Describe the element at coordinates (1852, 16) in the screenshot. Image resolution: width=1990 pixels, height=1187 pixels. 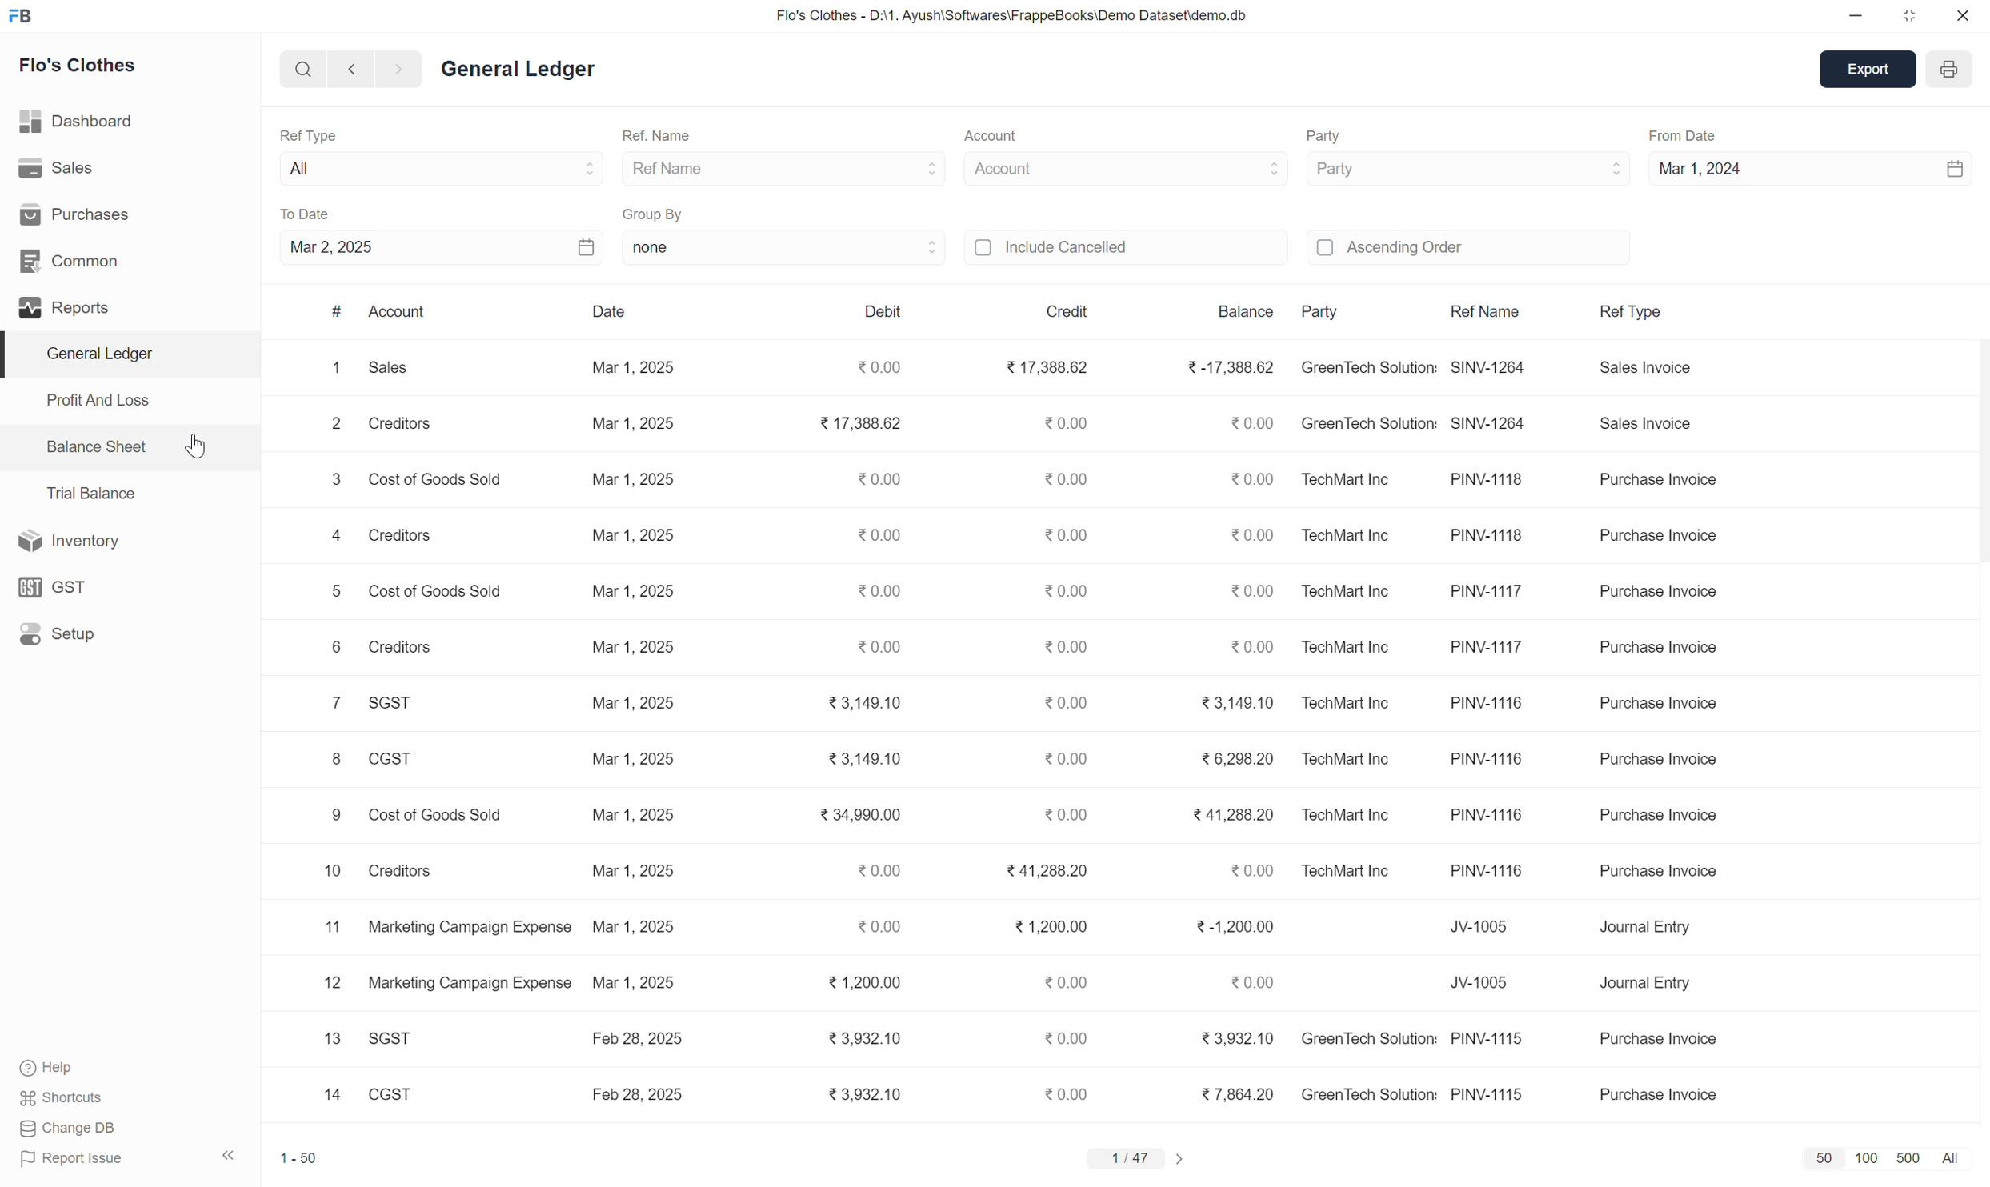
I see `minimize` at that location.